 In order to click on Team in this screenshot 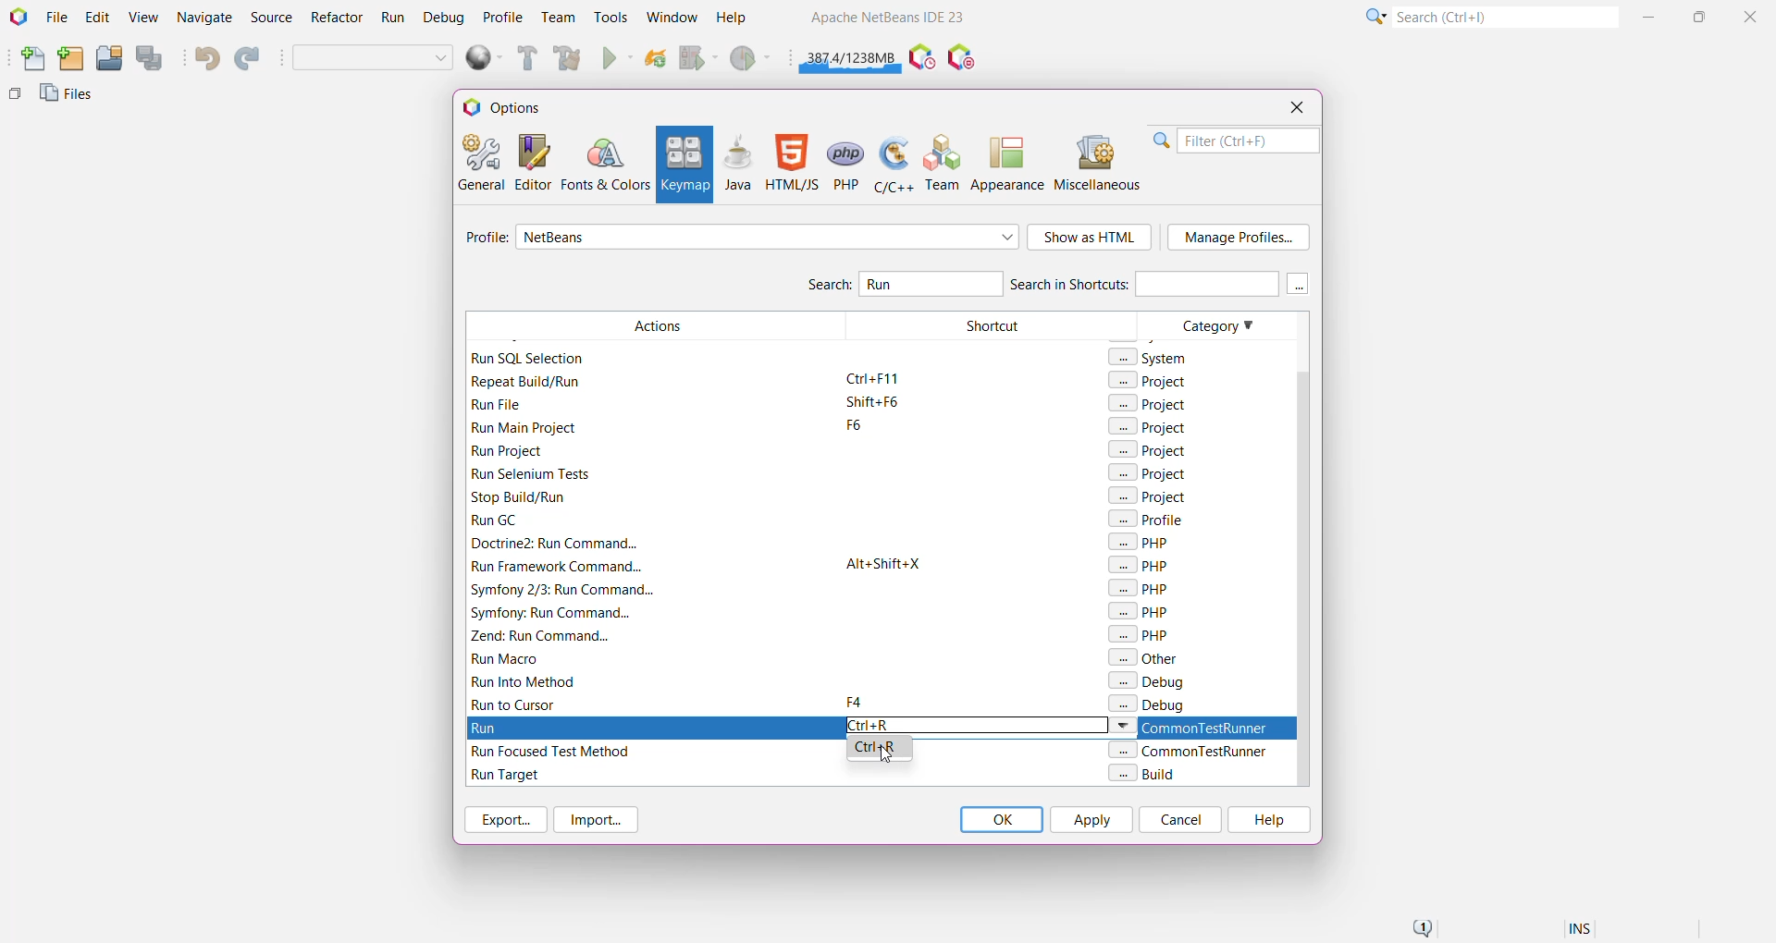, I will do `click(943, 163)`.